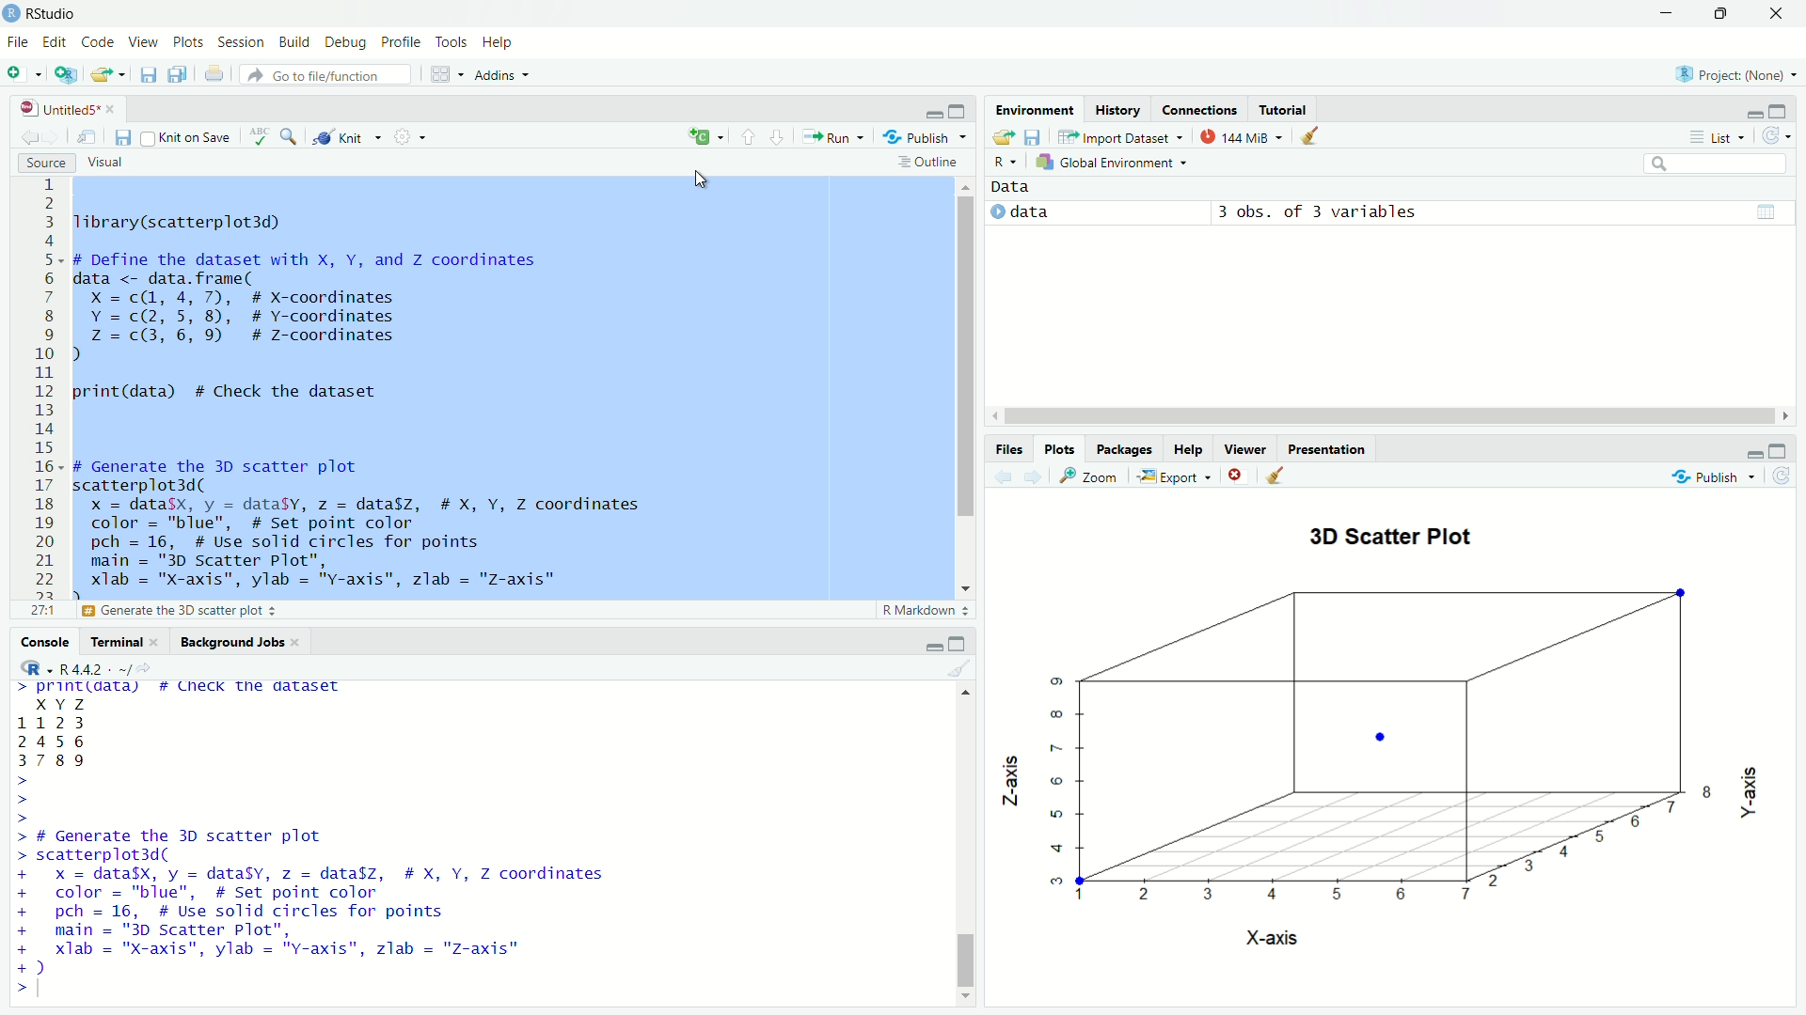  I want to click on play, so click(992, 213).